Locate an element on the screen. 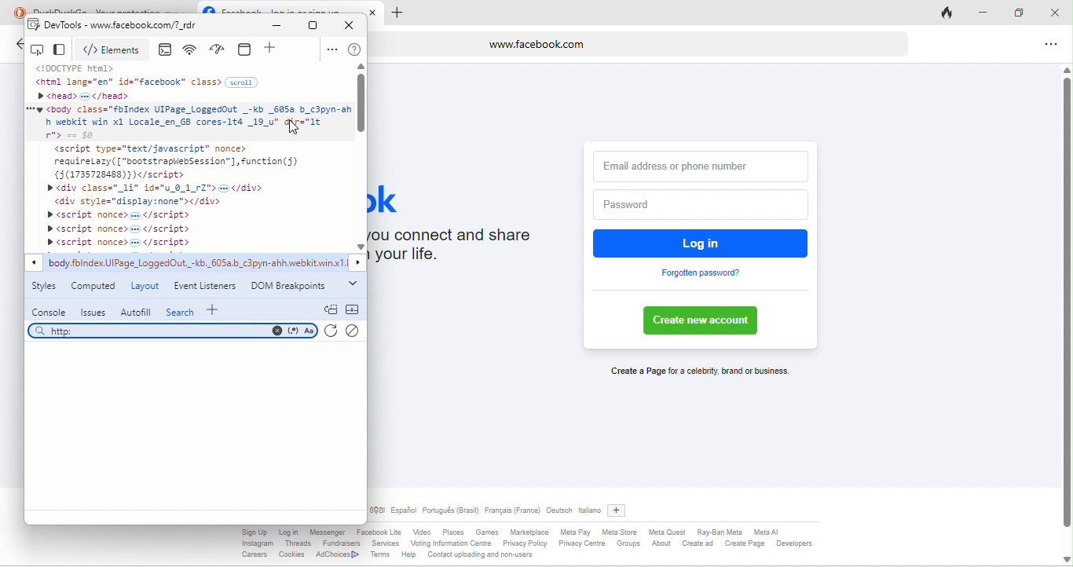 The width and height of the screenshot is (1073, 567). dev tools is located at coordinates (55, 27).